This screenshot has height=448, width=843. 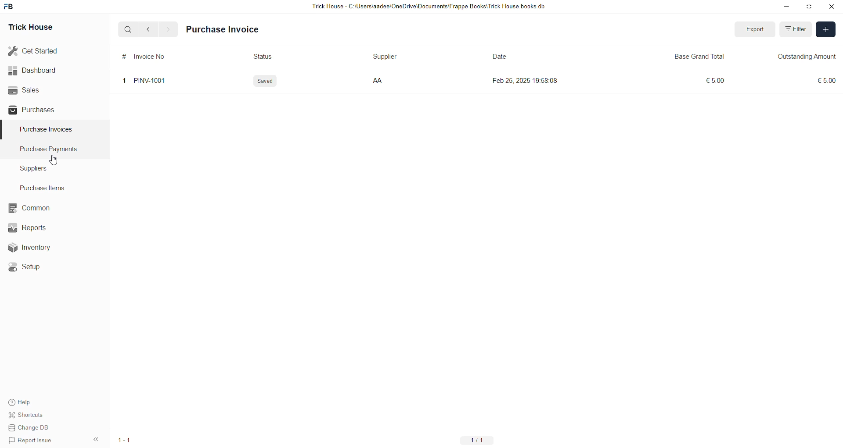 What do you see at coordinates (29, 439) in the screenshot?
I see `Report Issue` at bounding box center [29, 439].